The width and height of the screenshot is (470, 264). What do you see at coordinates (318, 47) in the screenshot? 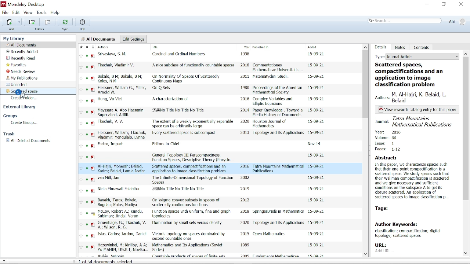
I see `Added ` at bounding box center [318, 47].